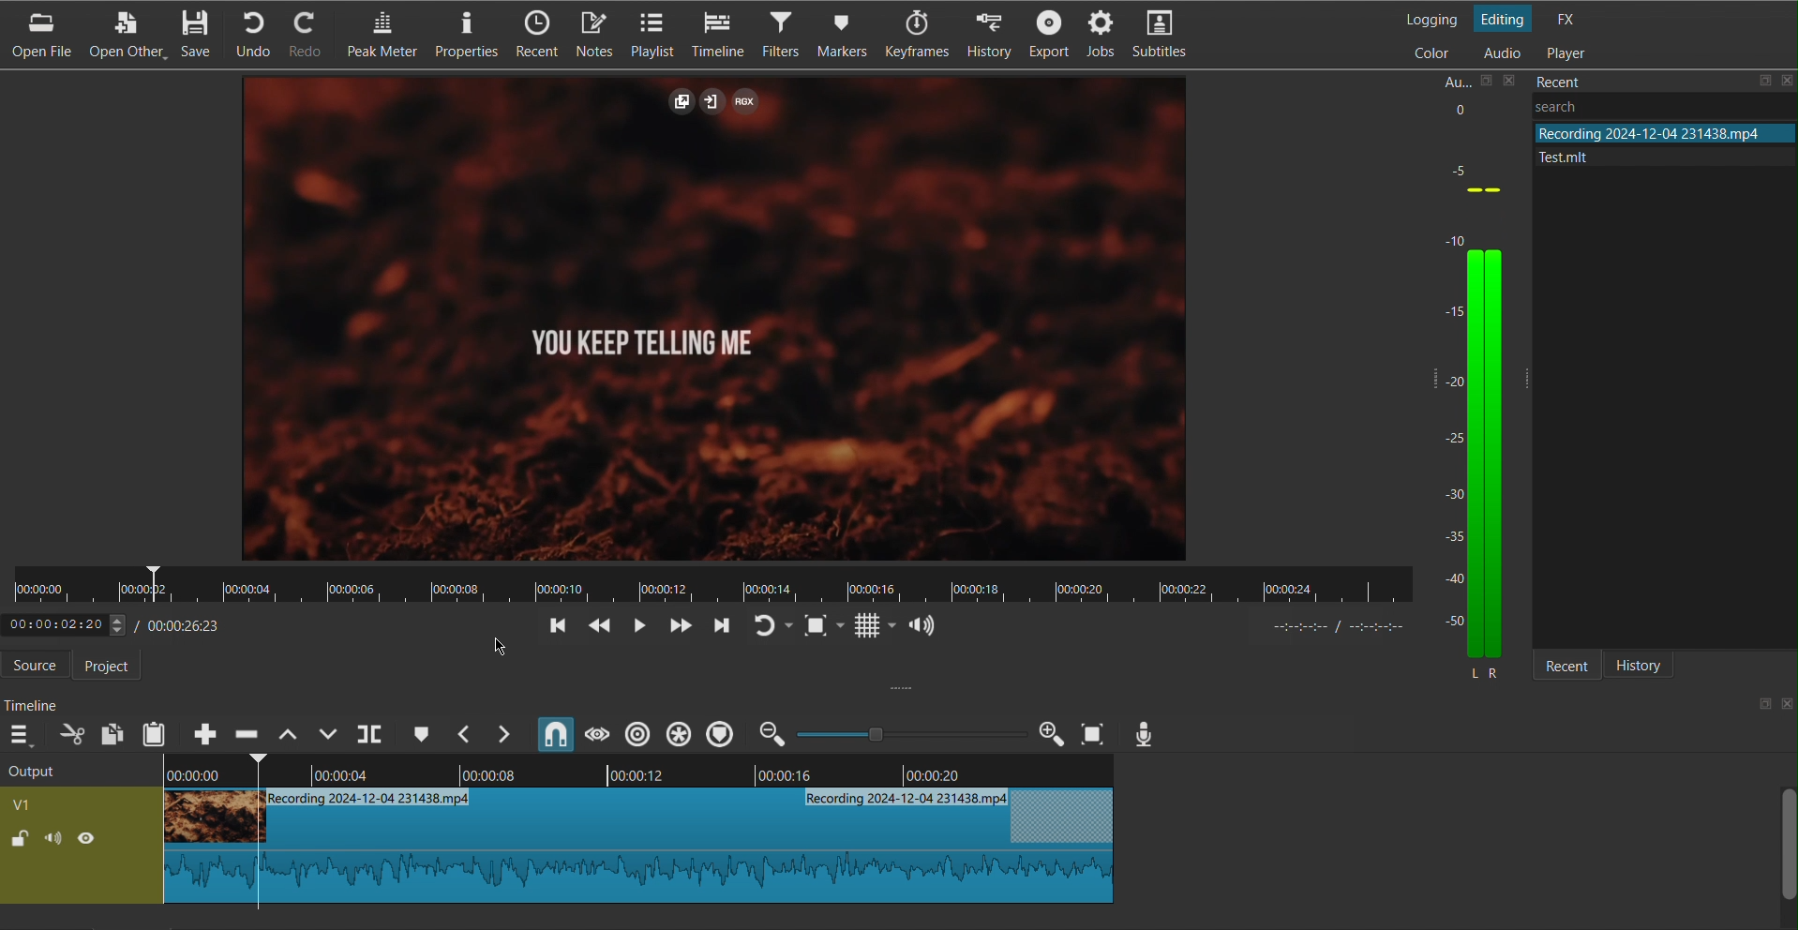 The width and height of the screenshot is (1798, 930). Describe the element at coordinates (1566, 17) in the screenshot. I see `FX` at that location.